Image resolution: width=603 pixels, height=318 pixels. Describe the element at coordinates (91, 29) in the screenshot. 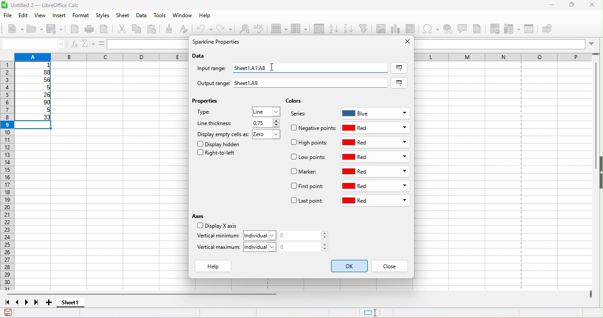

I see `print` at that location.